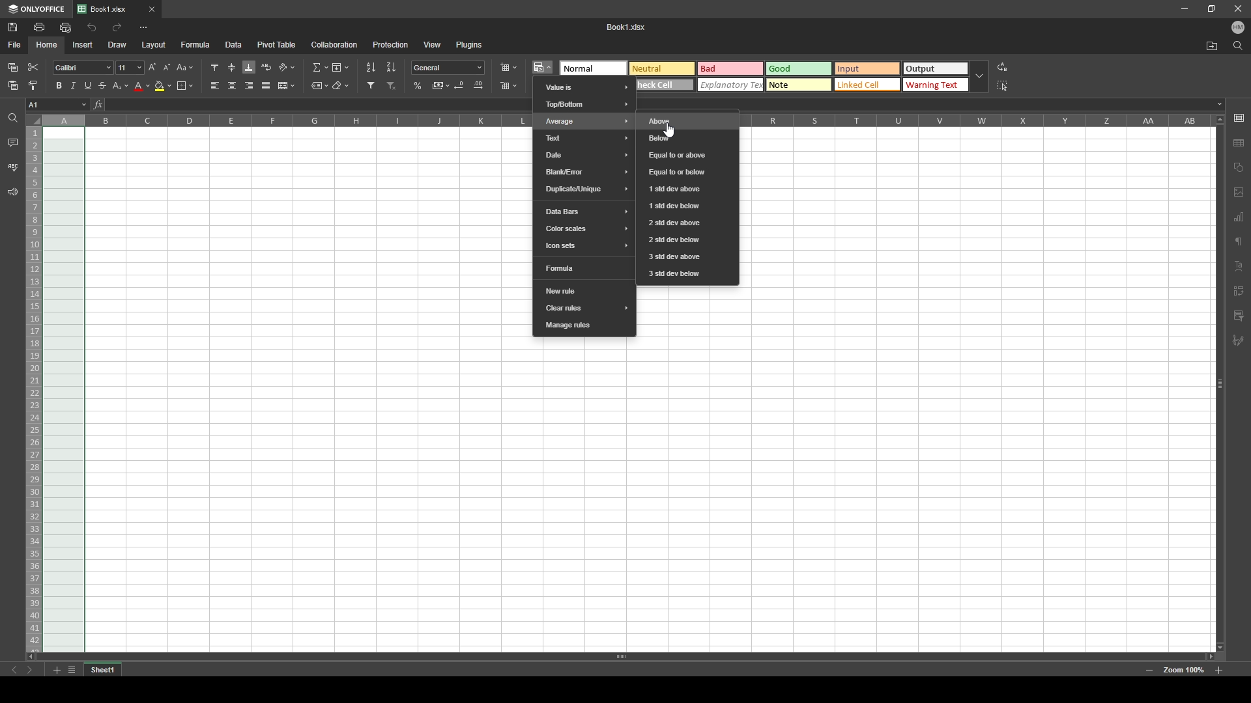 The image size is (1251, 703). I want to click on formula, so click(195, 44).